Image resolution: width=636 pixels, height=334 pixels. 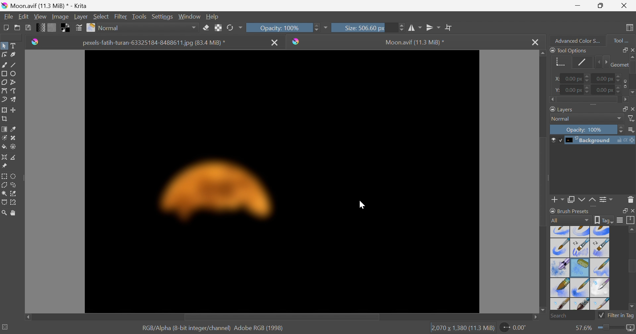 I want to click on Geometry, so click(x=618, y=65).